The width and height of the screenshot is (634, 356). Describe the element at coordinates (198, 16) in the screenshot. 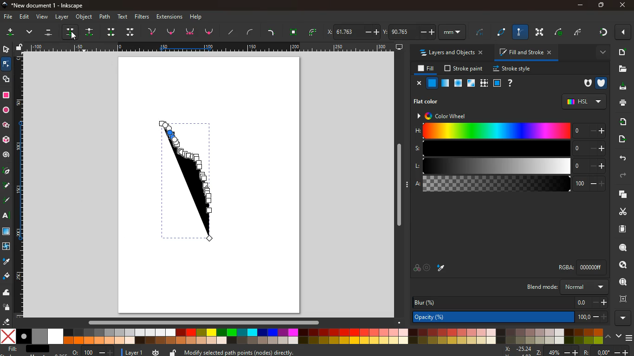

I see `Help` at that location.